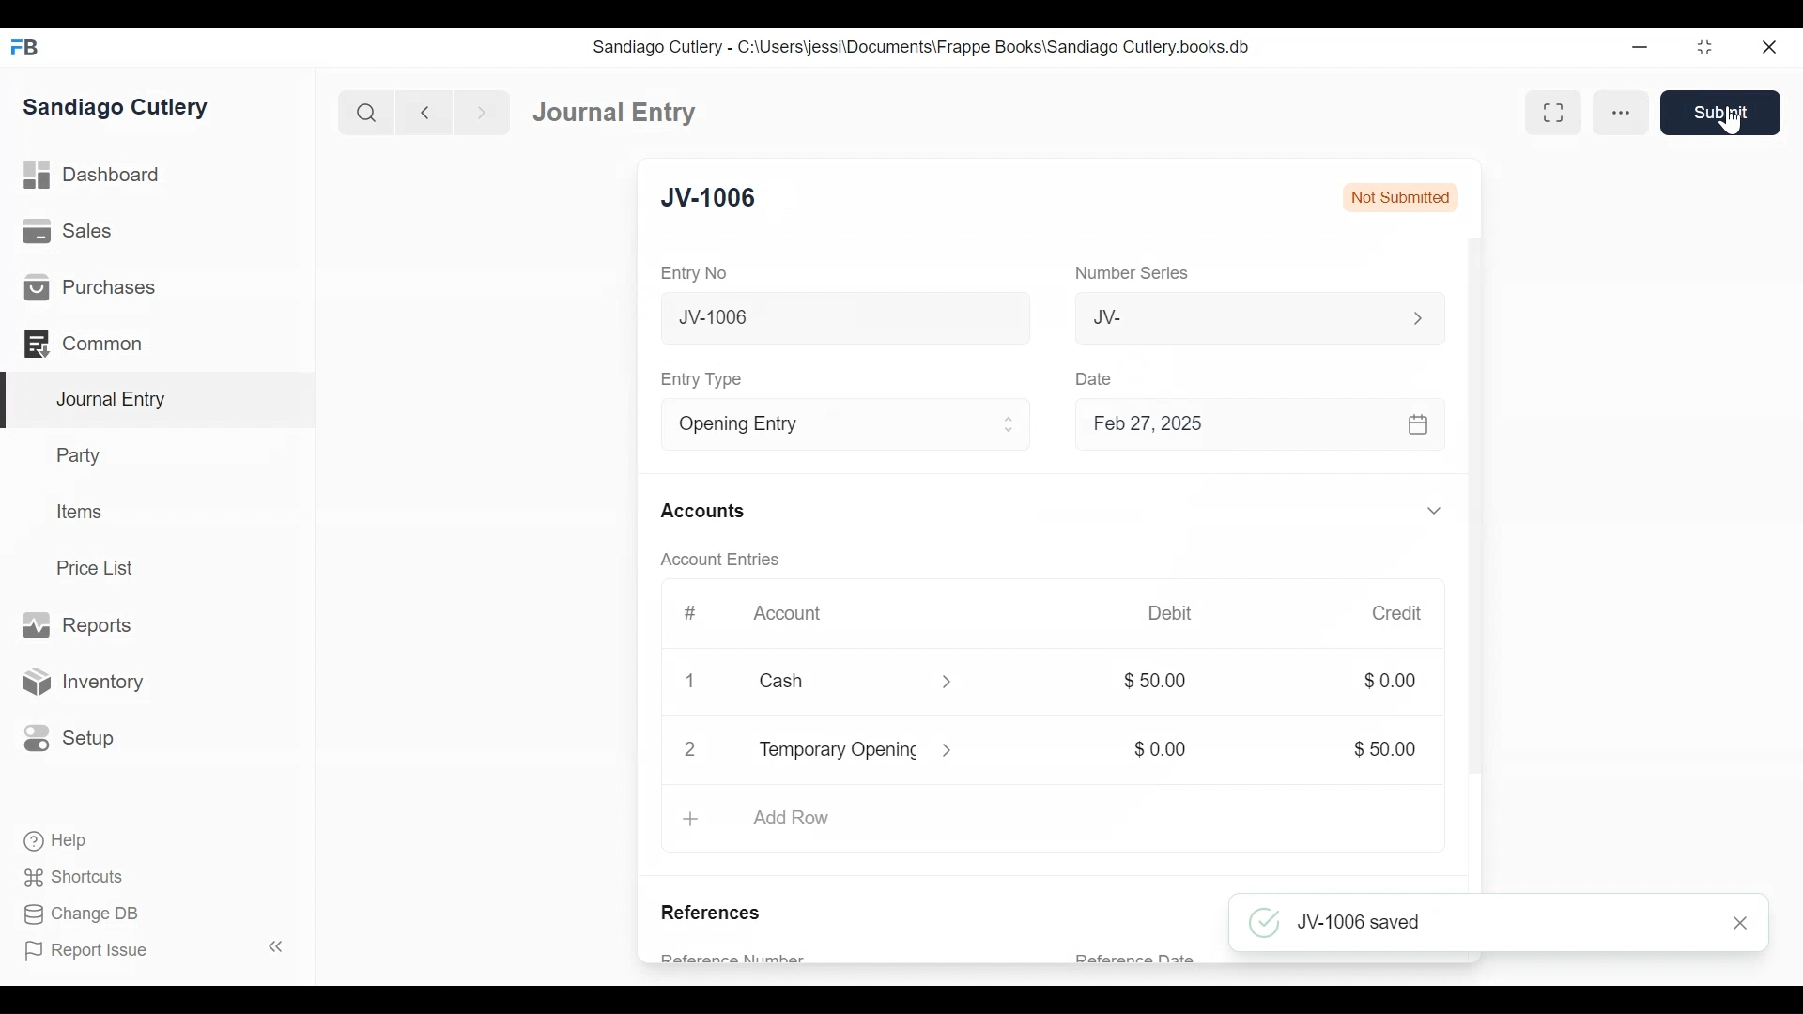 Image resolution: width=1803 pixels, height=1014 pixels. What do you see at coordinates (1477, 544) in the screenshot?
I see `Vertical Scroll bar` at bounding box center [1477, 544].